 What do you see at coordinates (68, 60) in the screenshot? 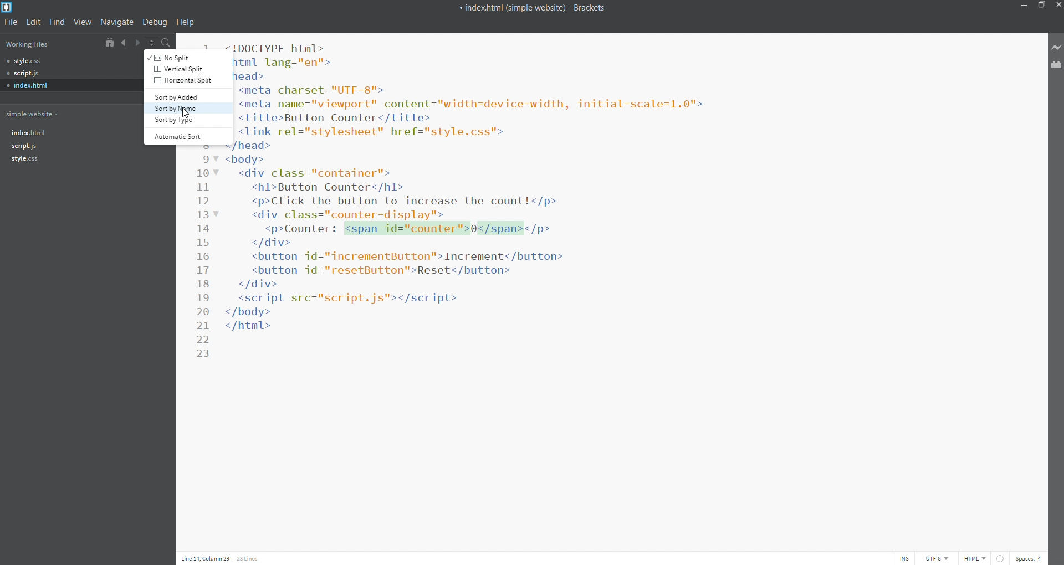
I see `style.css` at bounding box center [68, 60].